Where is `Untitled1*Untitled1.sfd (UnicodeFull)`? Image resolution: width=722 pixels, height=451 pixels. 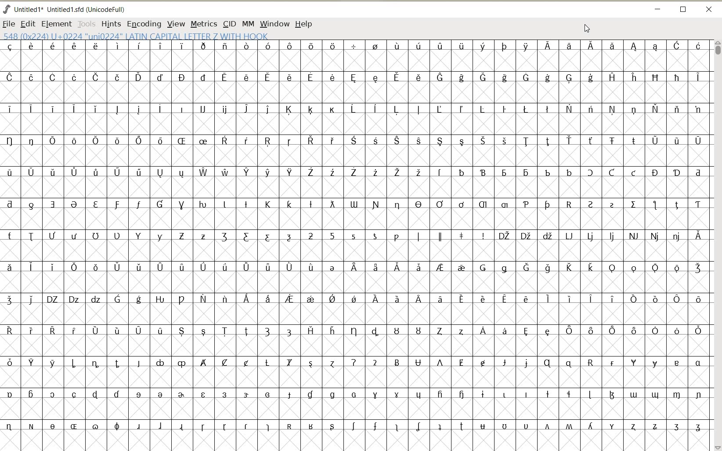
Untitled1*Untitled1.sfd (UnicodeFull) is located at coordinates (72, 9).